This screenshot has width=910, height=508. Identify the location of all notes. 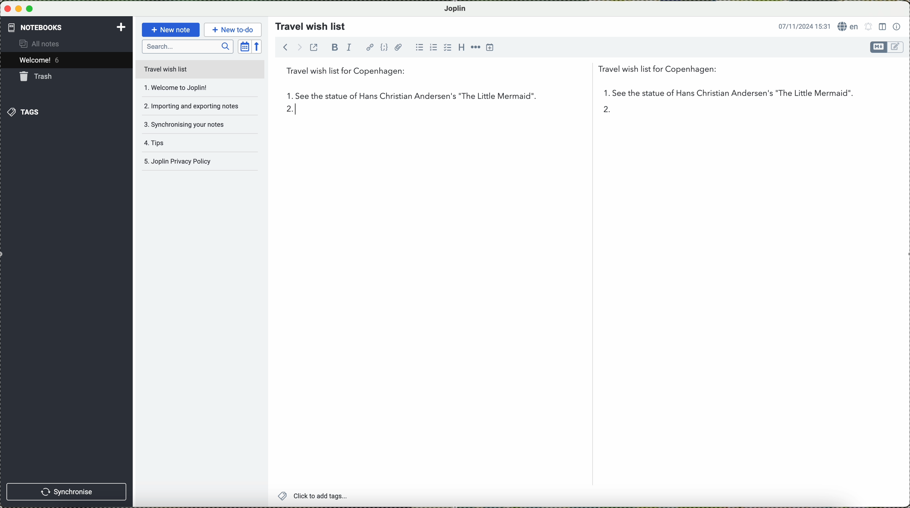
(46, 44).